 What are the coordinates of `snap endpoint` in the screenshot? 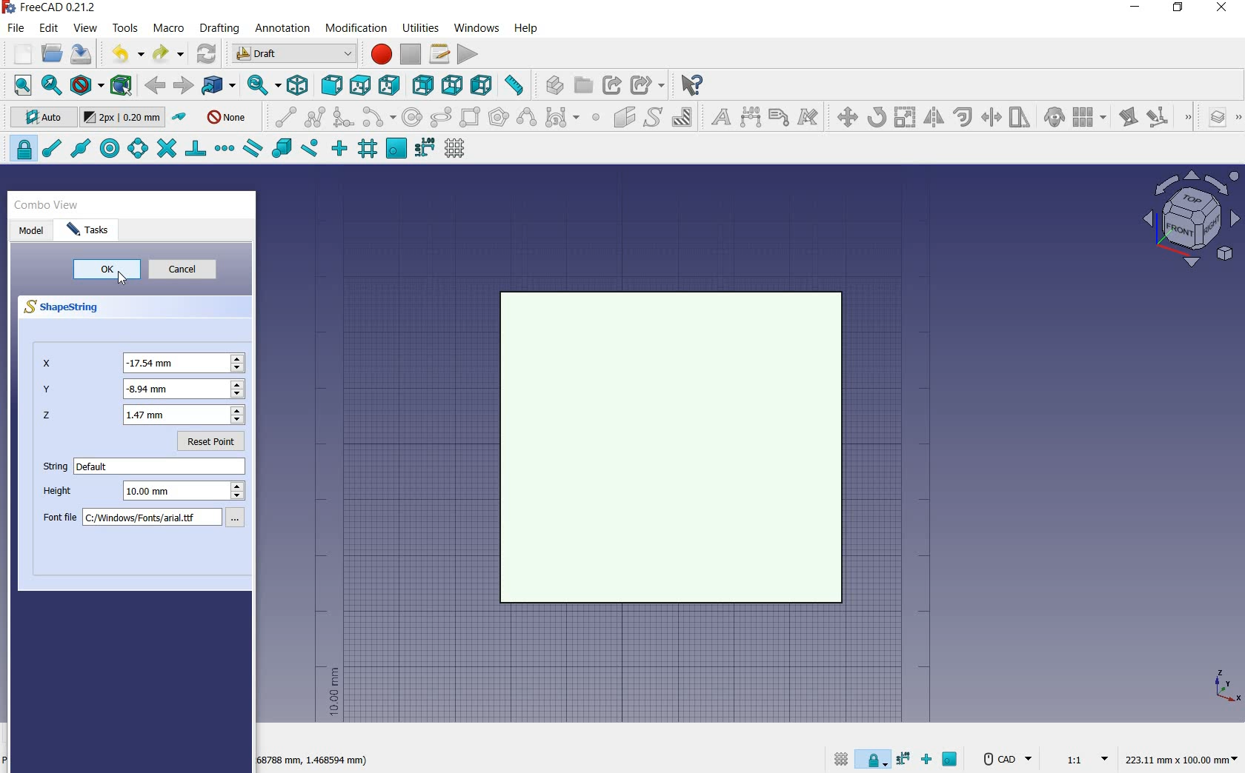 It's located at (50, 149).